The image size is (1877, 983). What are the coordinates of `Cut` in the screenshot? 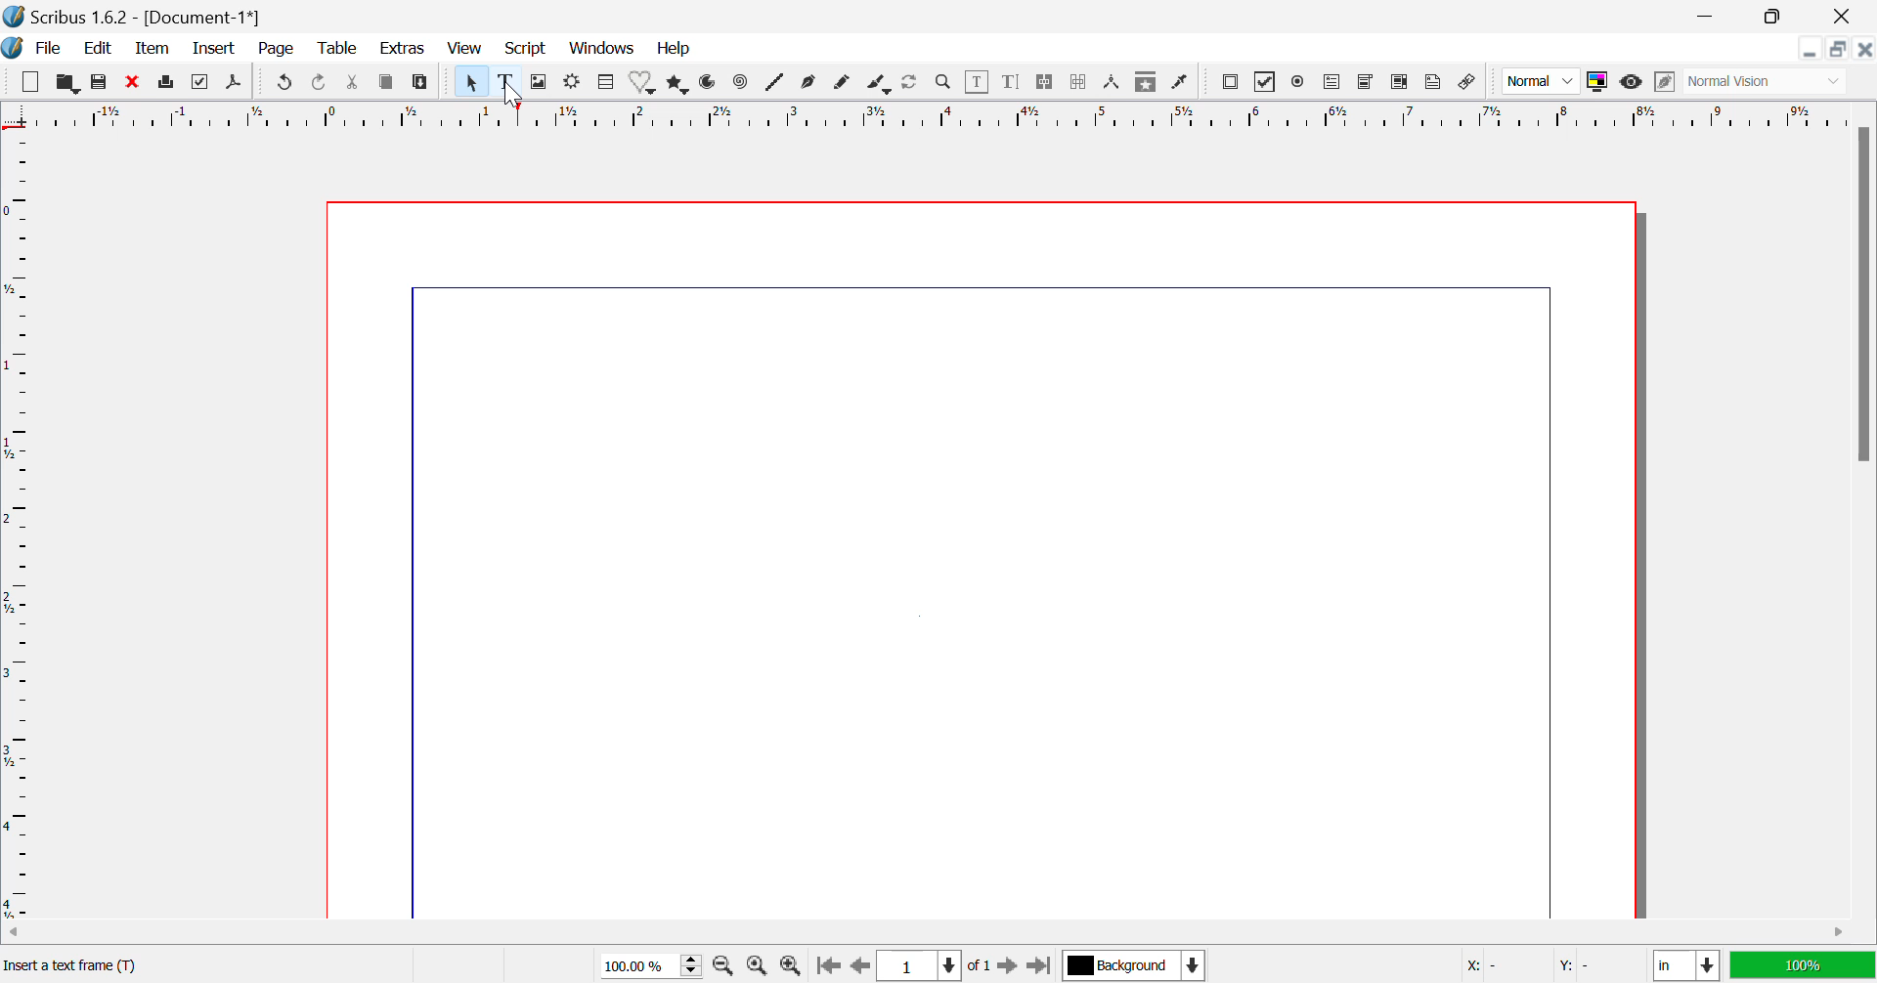 It's located at (353, 82).